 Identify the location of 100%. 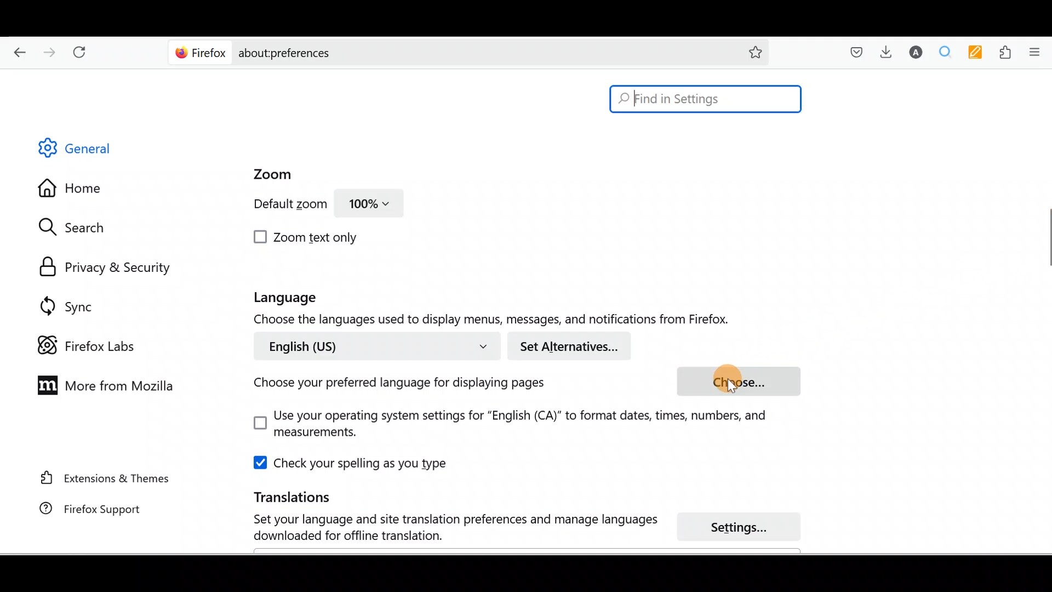
(370, 206).